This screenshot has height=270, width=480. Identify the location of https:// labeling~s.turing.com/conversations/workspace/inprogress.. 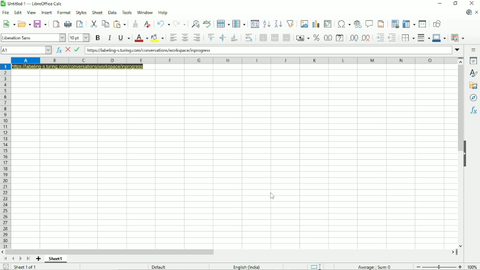
(153, 51).